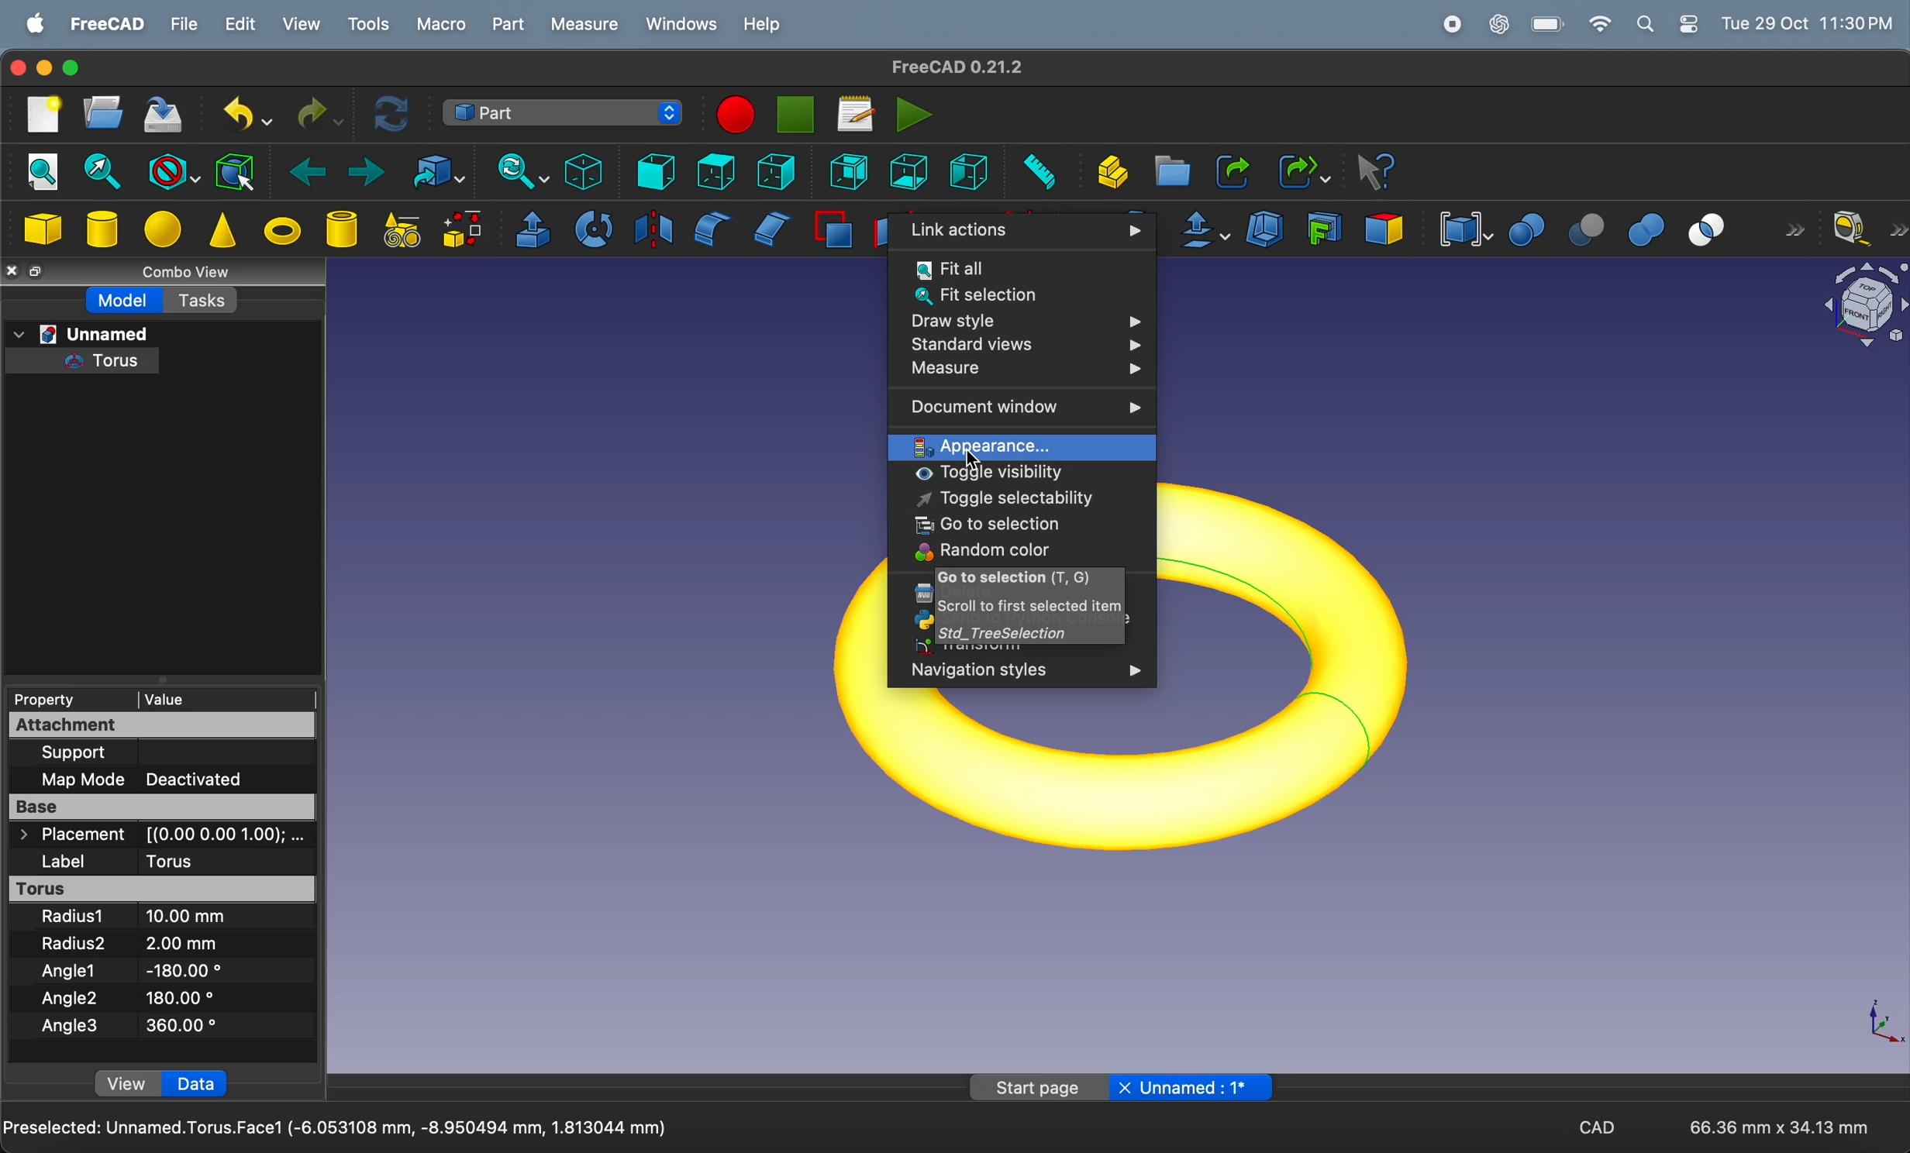  I want to click on torus tree, so click(83, 363).